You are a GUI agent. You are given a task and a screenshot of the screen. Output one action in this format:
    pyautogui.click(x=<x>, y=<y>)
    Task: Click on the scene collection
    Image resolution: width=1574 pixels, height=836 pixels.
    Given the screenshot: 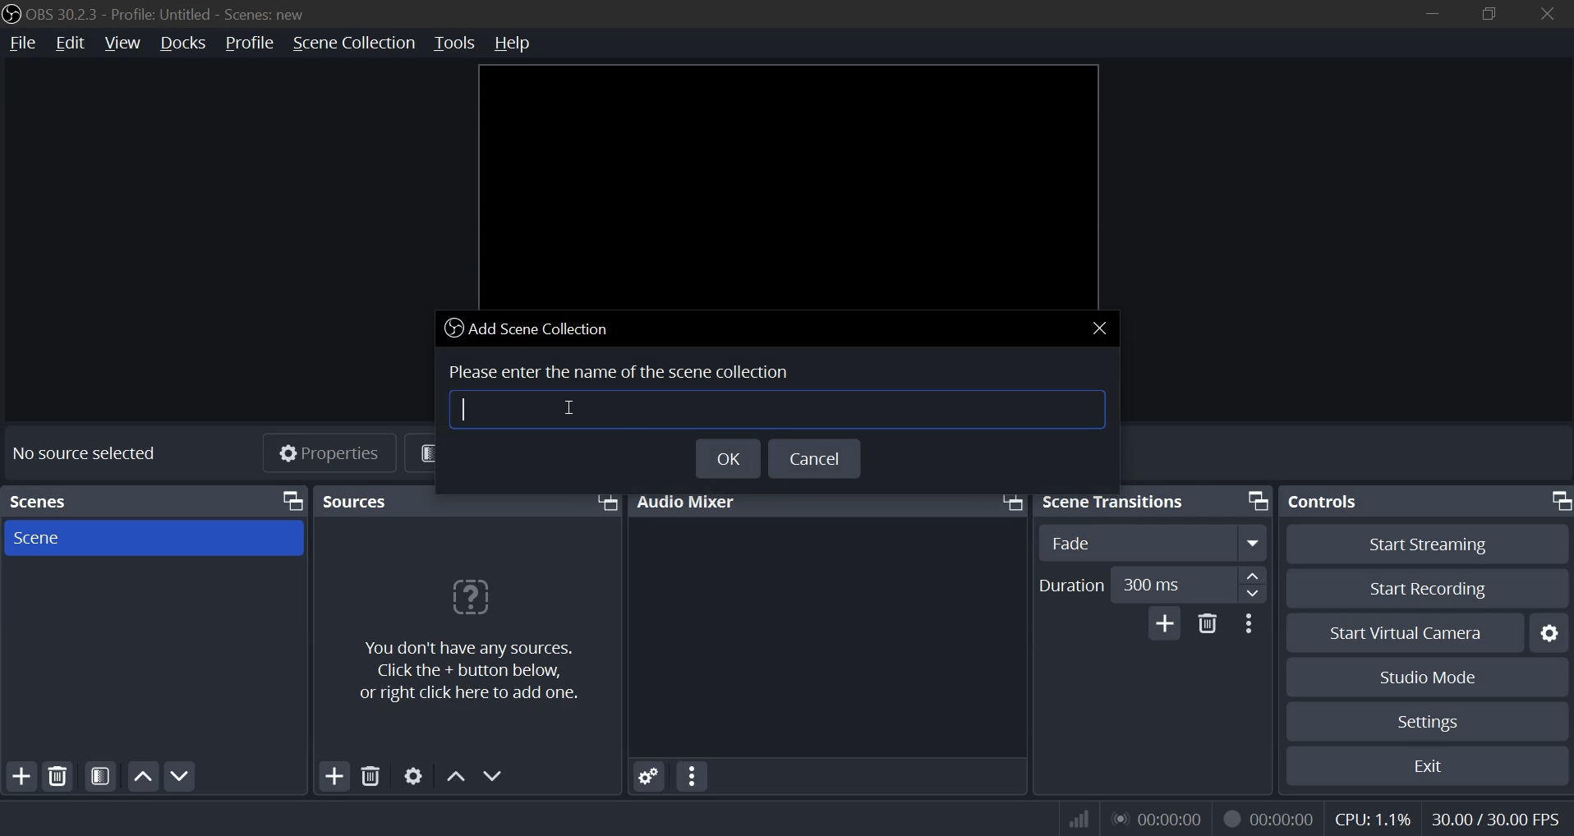 What is the action you would take?
    pyautogui.click(x=352, y=43)
    